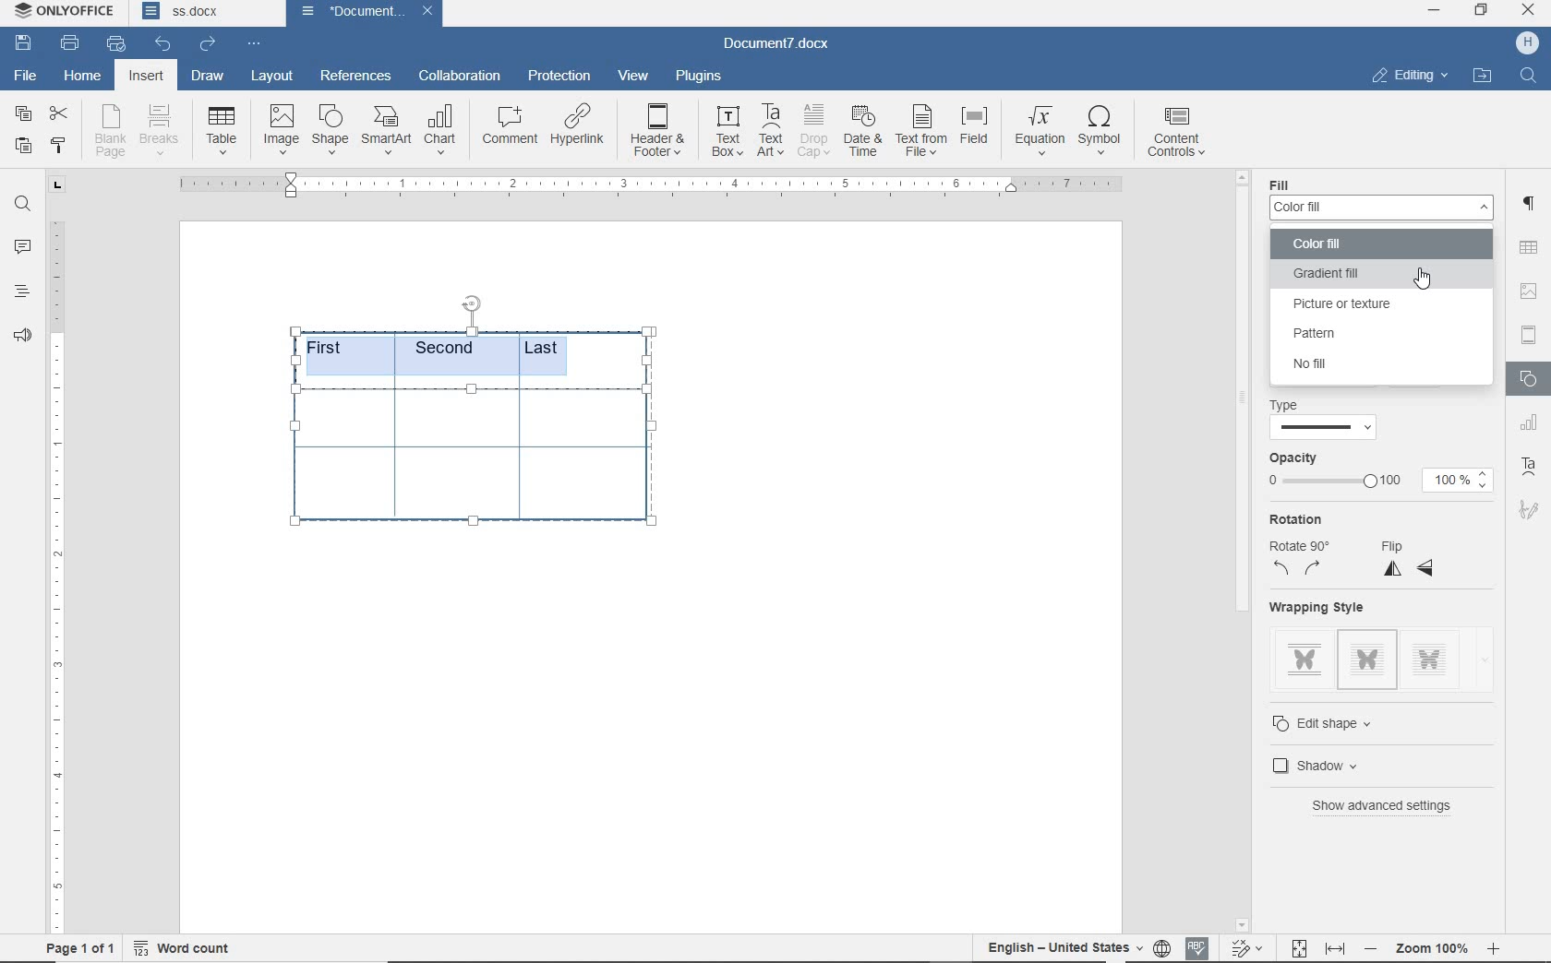 This screenshot has height=963, width=1551. What do you see at coordinates (386, 132) in the screenshot?
I see `smart art` at bounding box center [386, 132].